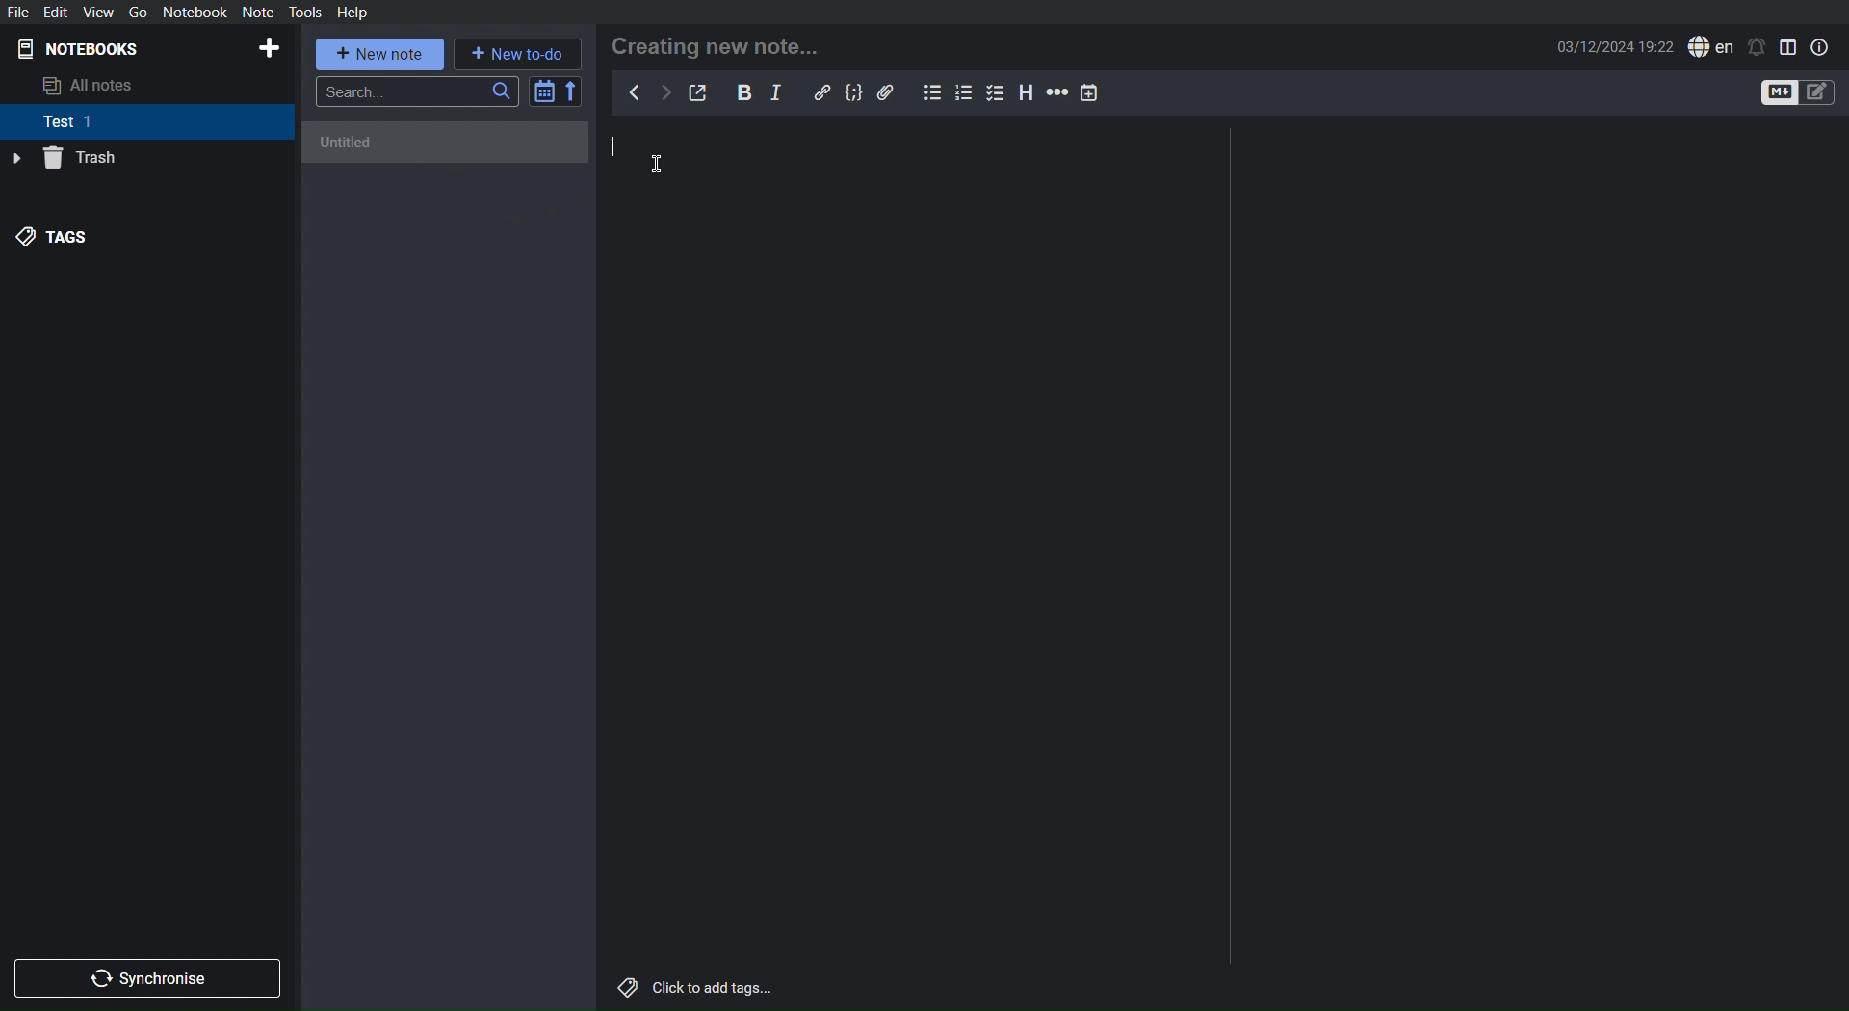  Describe the element at coordinates (821, 92) in the screenshot. I see `Insert Link` at that location.